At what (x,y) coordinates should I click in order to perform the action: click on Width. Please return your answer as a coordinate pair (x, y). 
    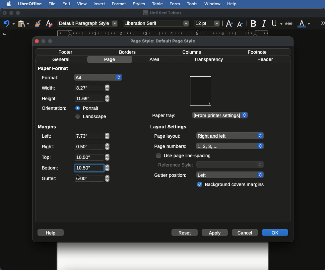
    Looking at the image, I should click on (75, 88).